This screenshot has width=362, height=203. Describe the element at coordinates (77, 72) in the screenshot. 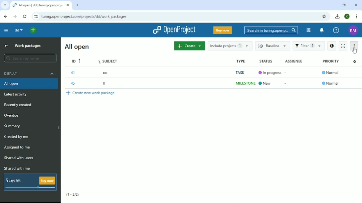

I see `ID` at that location.